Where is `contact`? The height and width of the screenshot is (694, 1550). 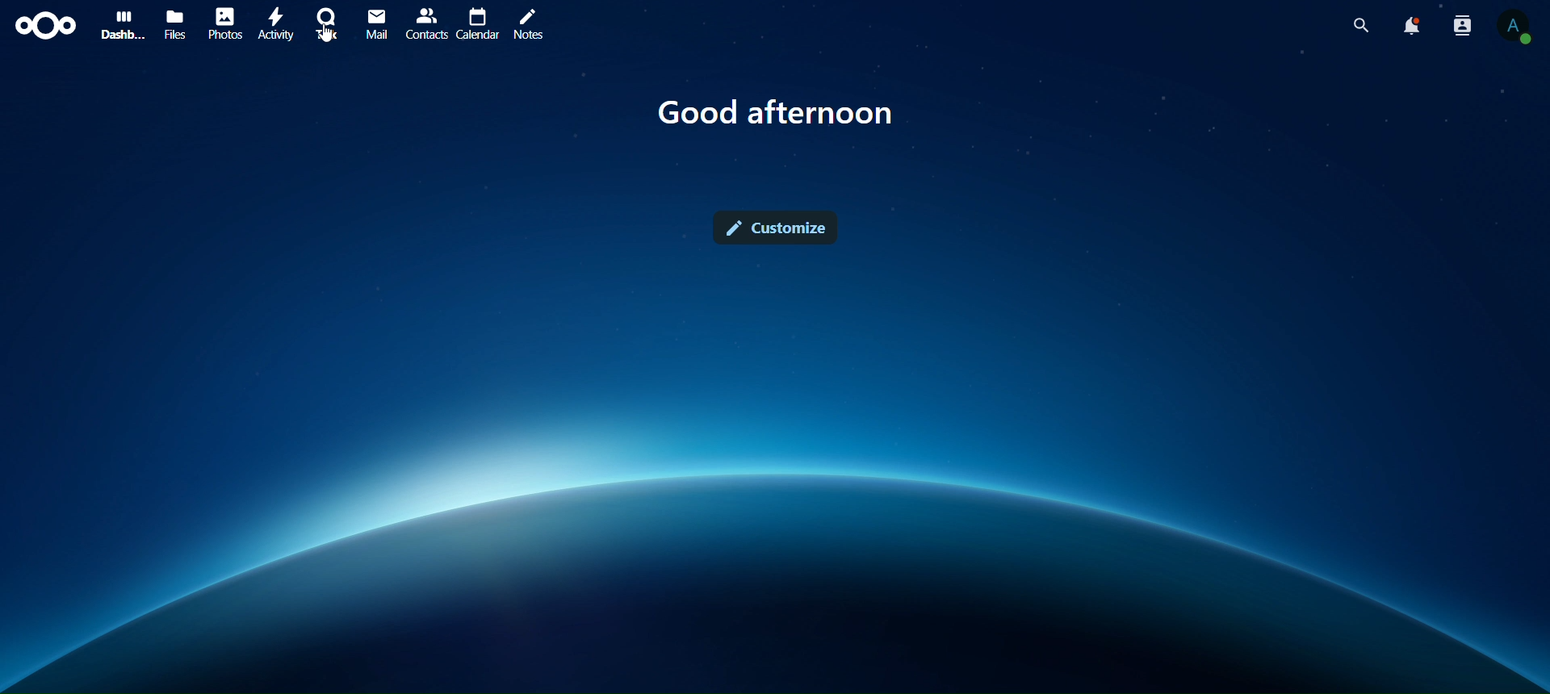
contact is located at coordinates (426, 23).